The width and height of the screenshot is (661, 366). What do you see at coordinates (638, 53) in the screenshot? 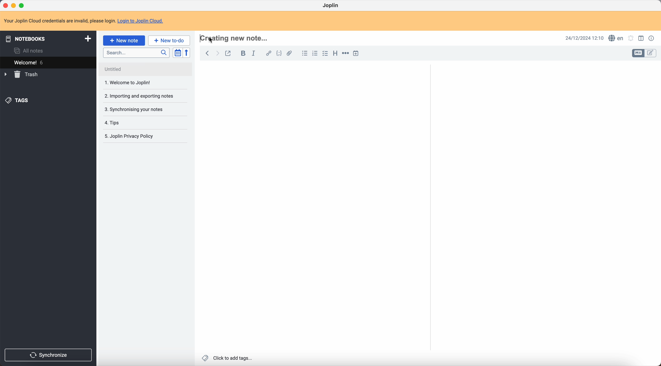
I see `toggle edit layout` at bounding box center [638, 53].